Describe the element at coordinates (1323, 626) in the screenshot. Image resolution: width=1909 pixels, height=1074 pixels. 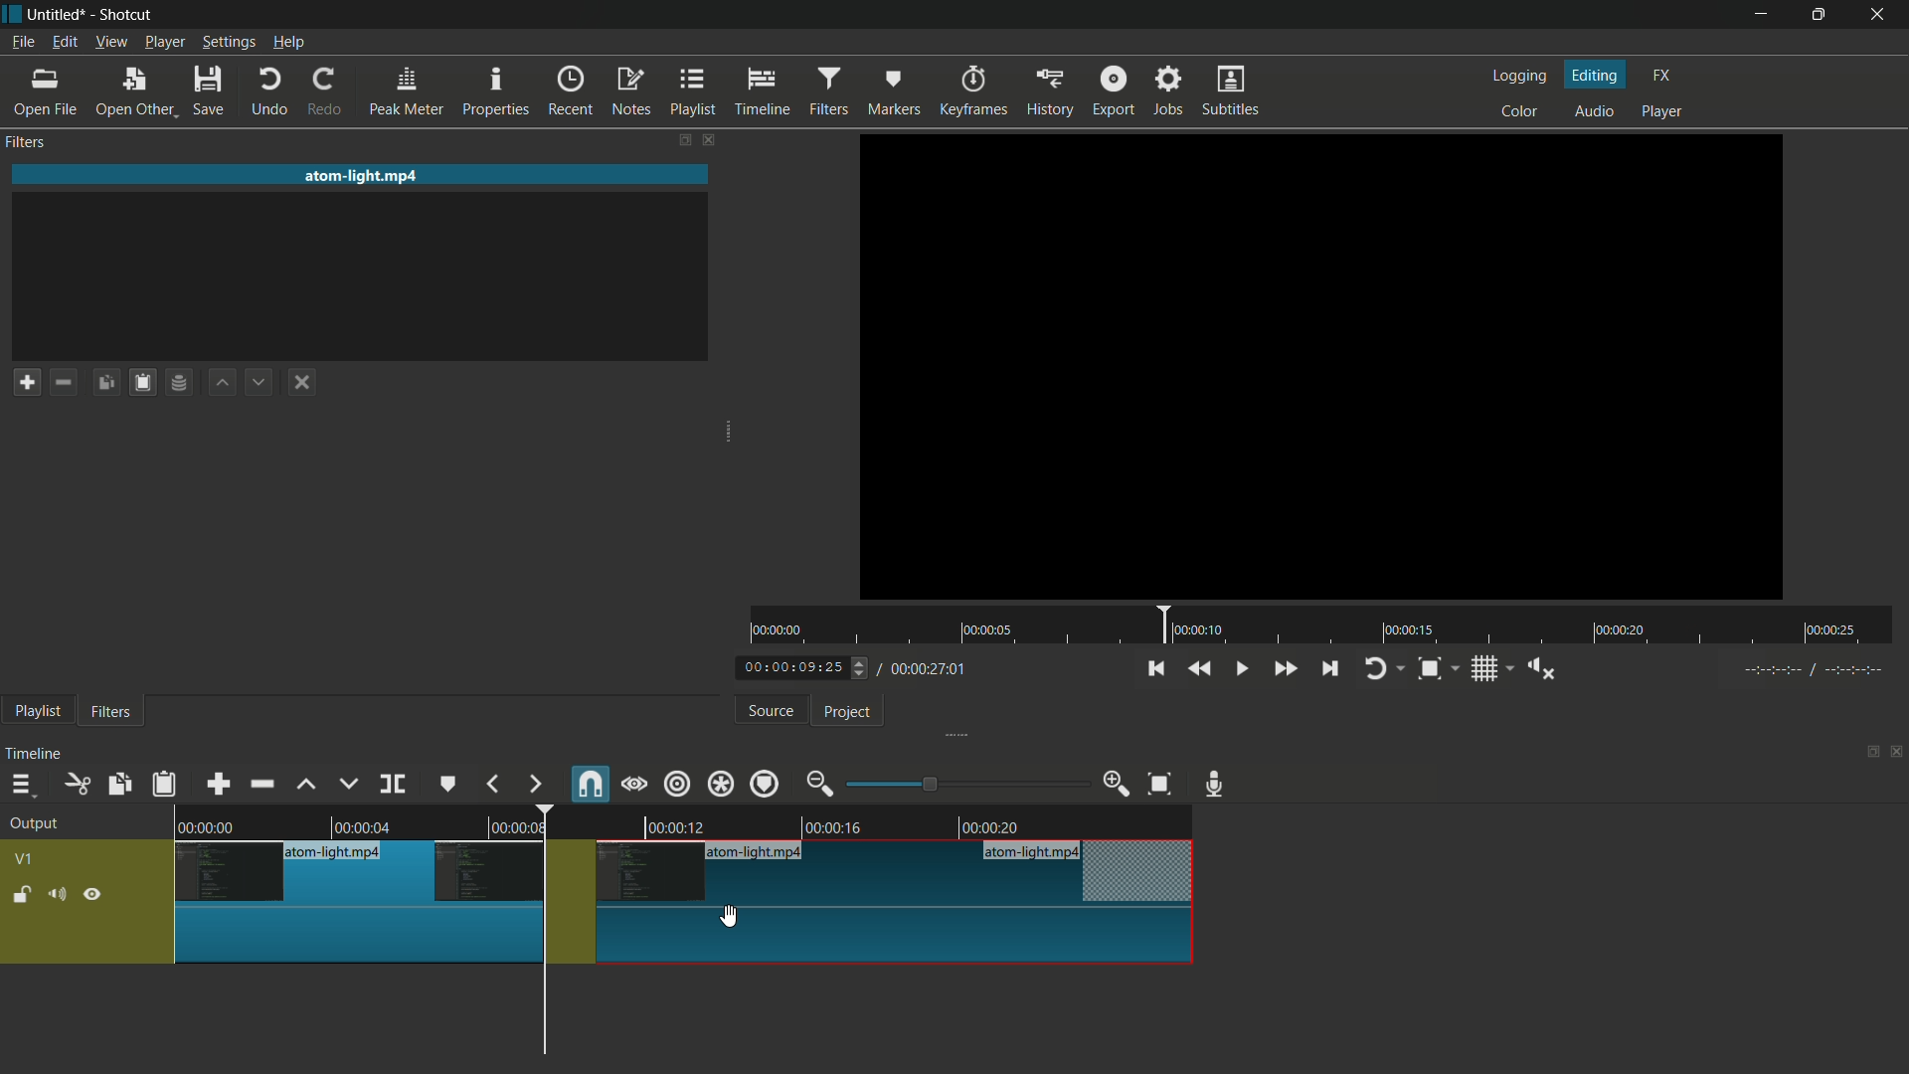
I see `time` at that location.